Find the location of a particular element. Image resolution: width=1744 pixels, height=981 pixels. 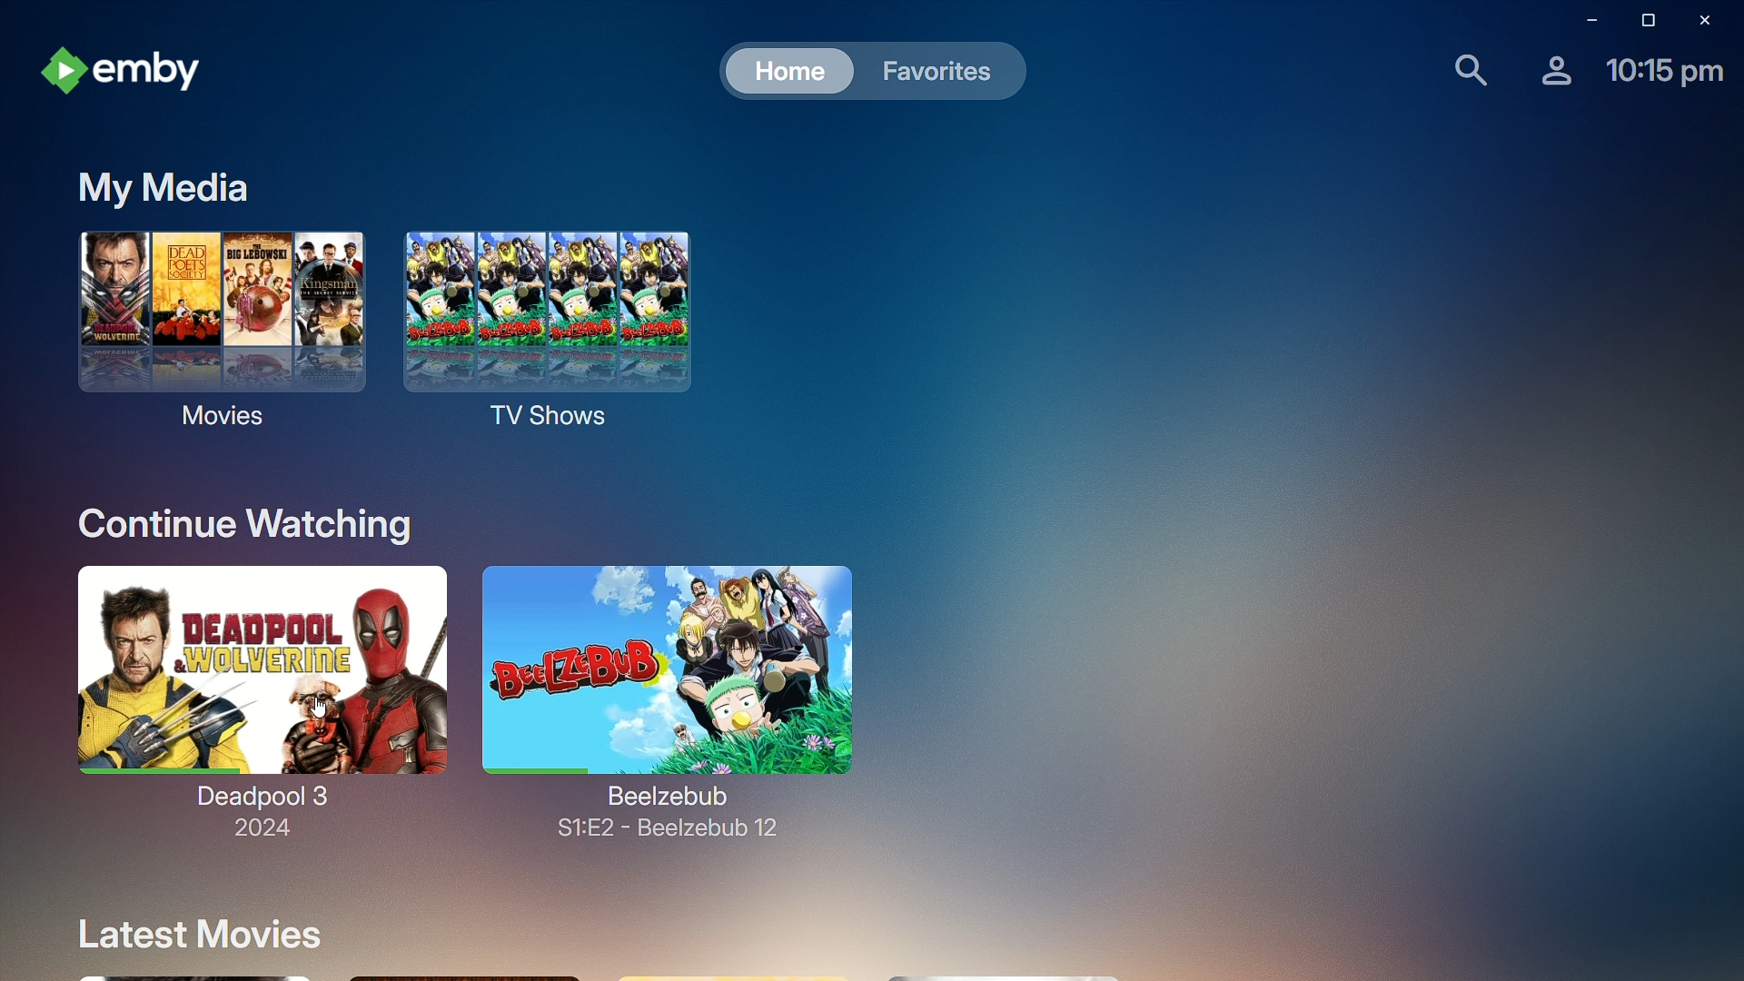

Favorites is located at coordinates (927, 70).